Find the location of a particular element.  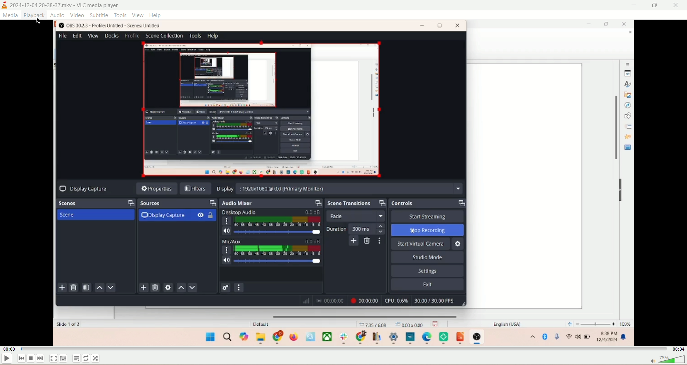

video is located at coordinates (77, 15).